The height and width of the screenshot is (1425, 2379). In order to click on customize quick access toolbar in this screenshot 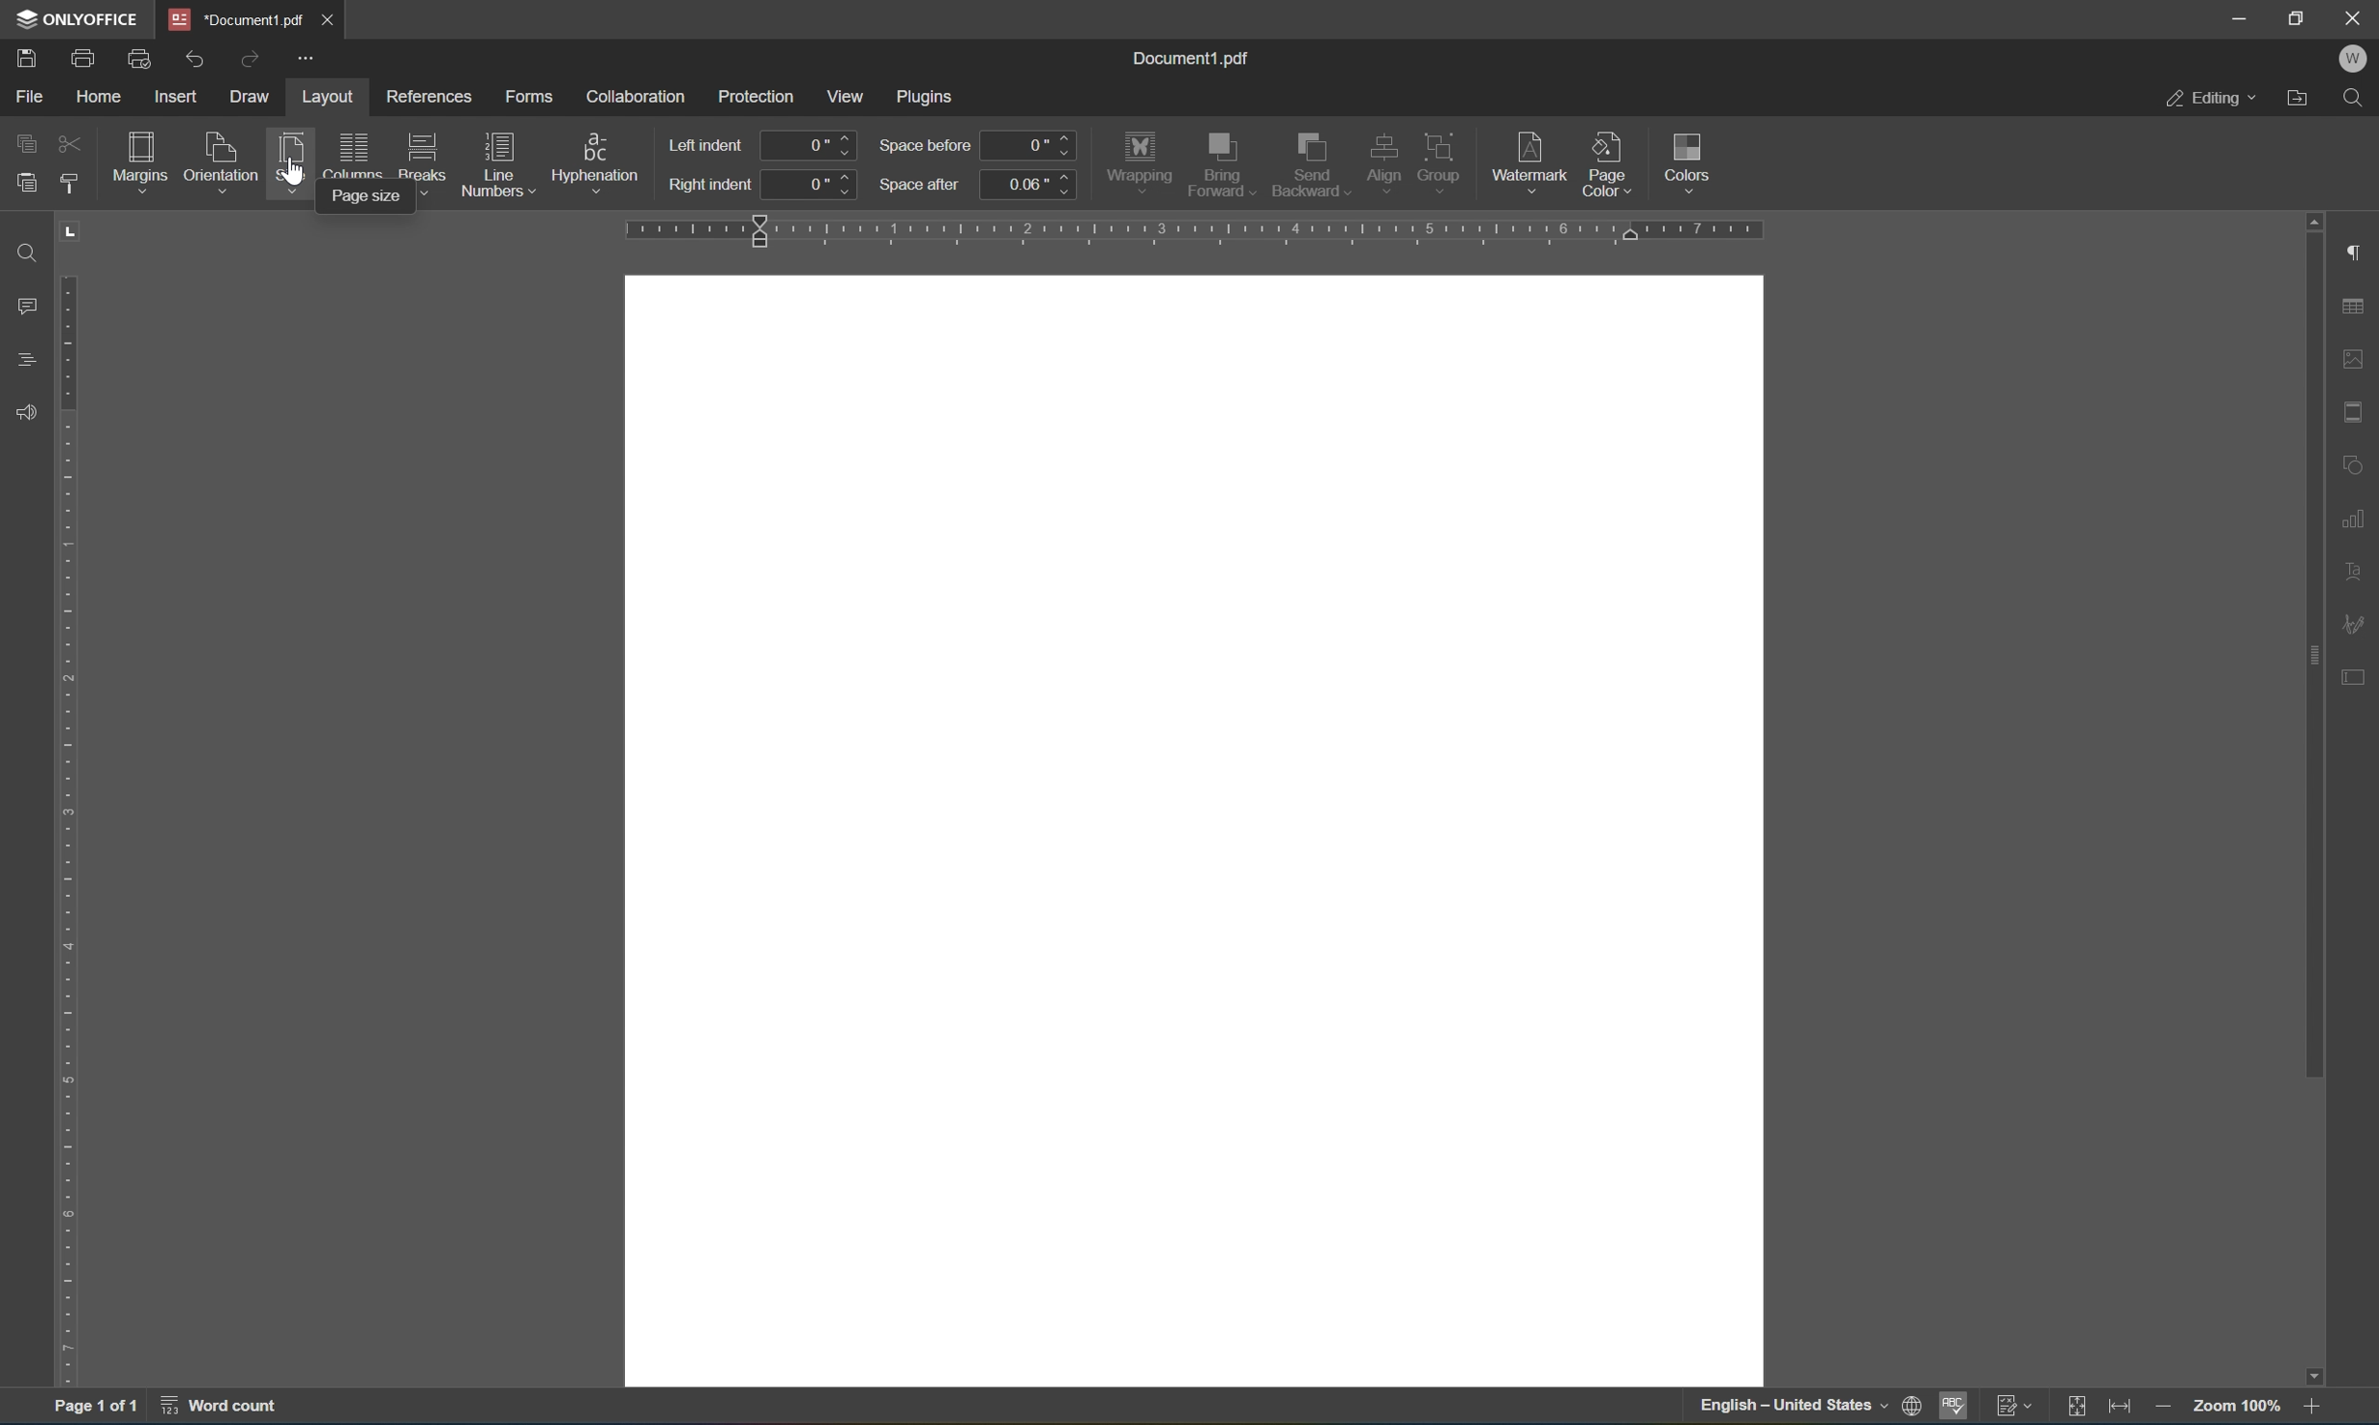, I will do `click(309, 61)`.